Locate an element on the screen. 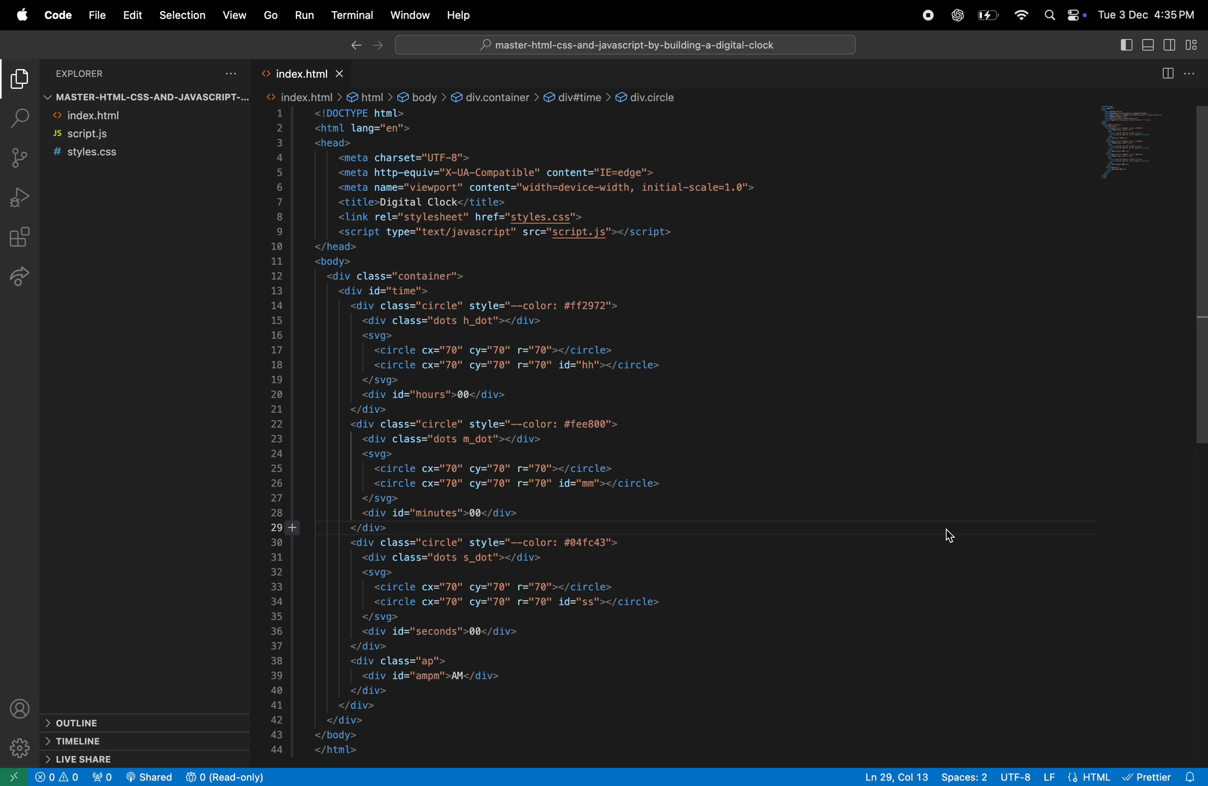 This screenshot has height=786, width=1208. help is located at coordinates (457, 16).